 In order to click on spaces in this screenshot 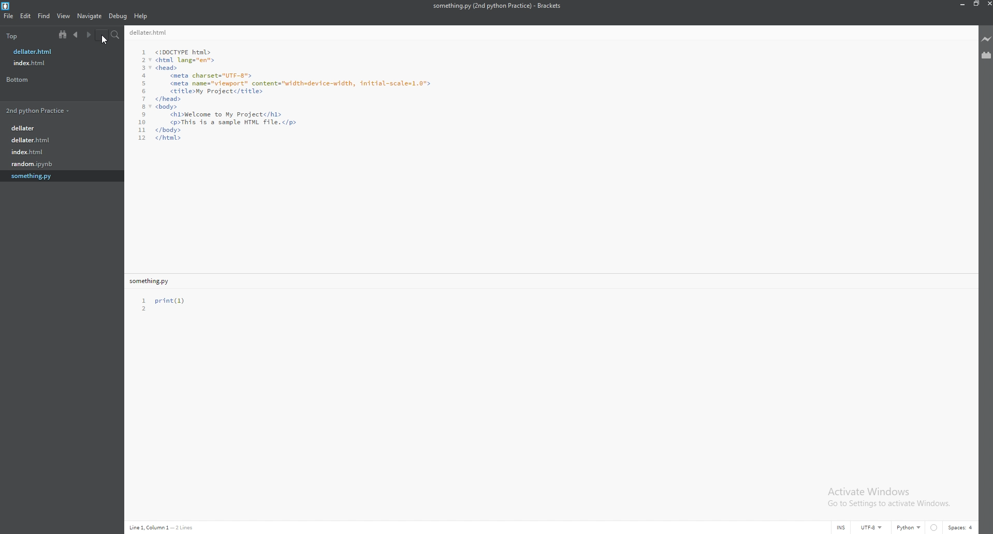, I will do `click(962, 527)`.